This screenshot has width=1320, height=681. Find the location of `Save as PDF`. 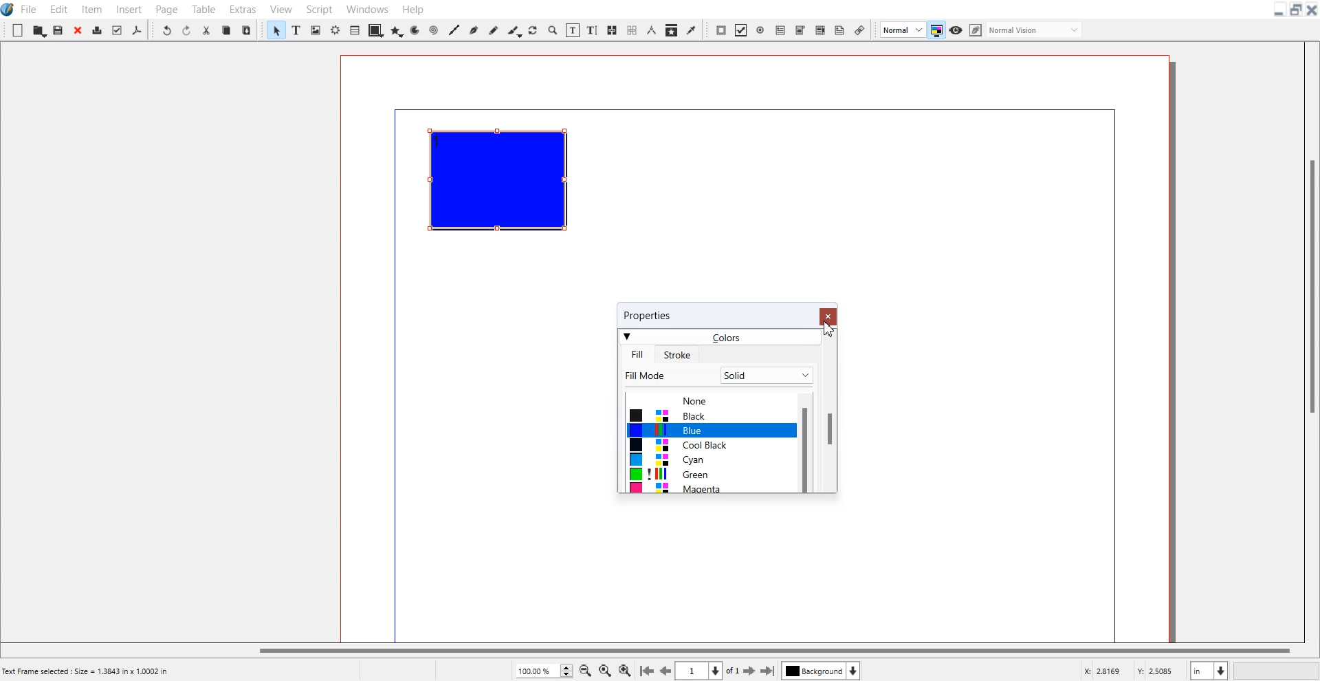

Save as PDF is located at coordinates (136, 30).